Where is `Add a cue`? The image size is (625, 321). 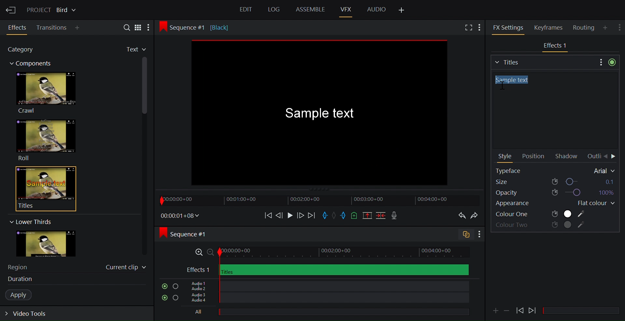 Add a cue is located at coordinates (354, 216).